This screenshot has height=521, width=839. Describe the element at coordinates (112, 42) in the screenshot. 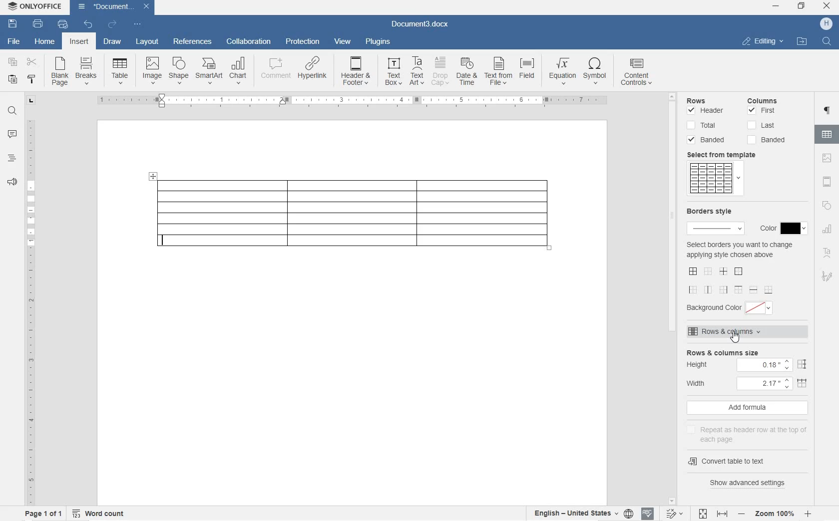

I see `DRAW` at that location.